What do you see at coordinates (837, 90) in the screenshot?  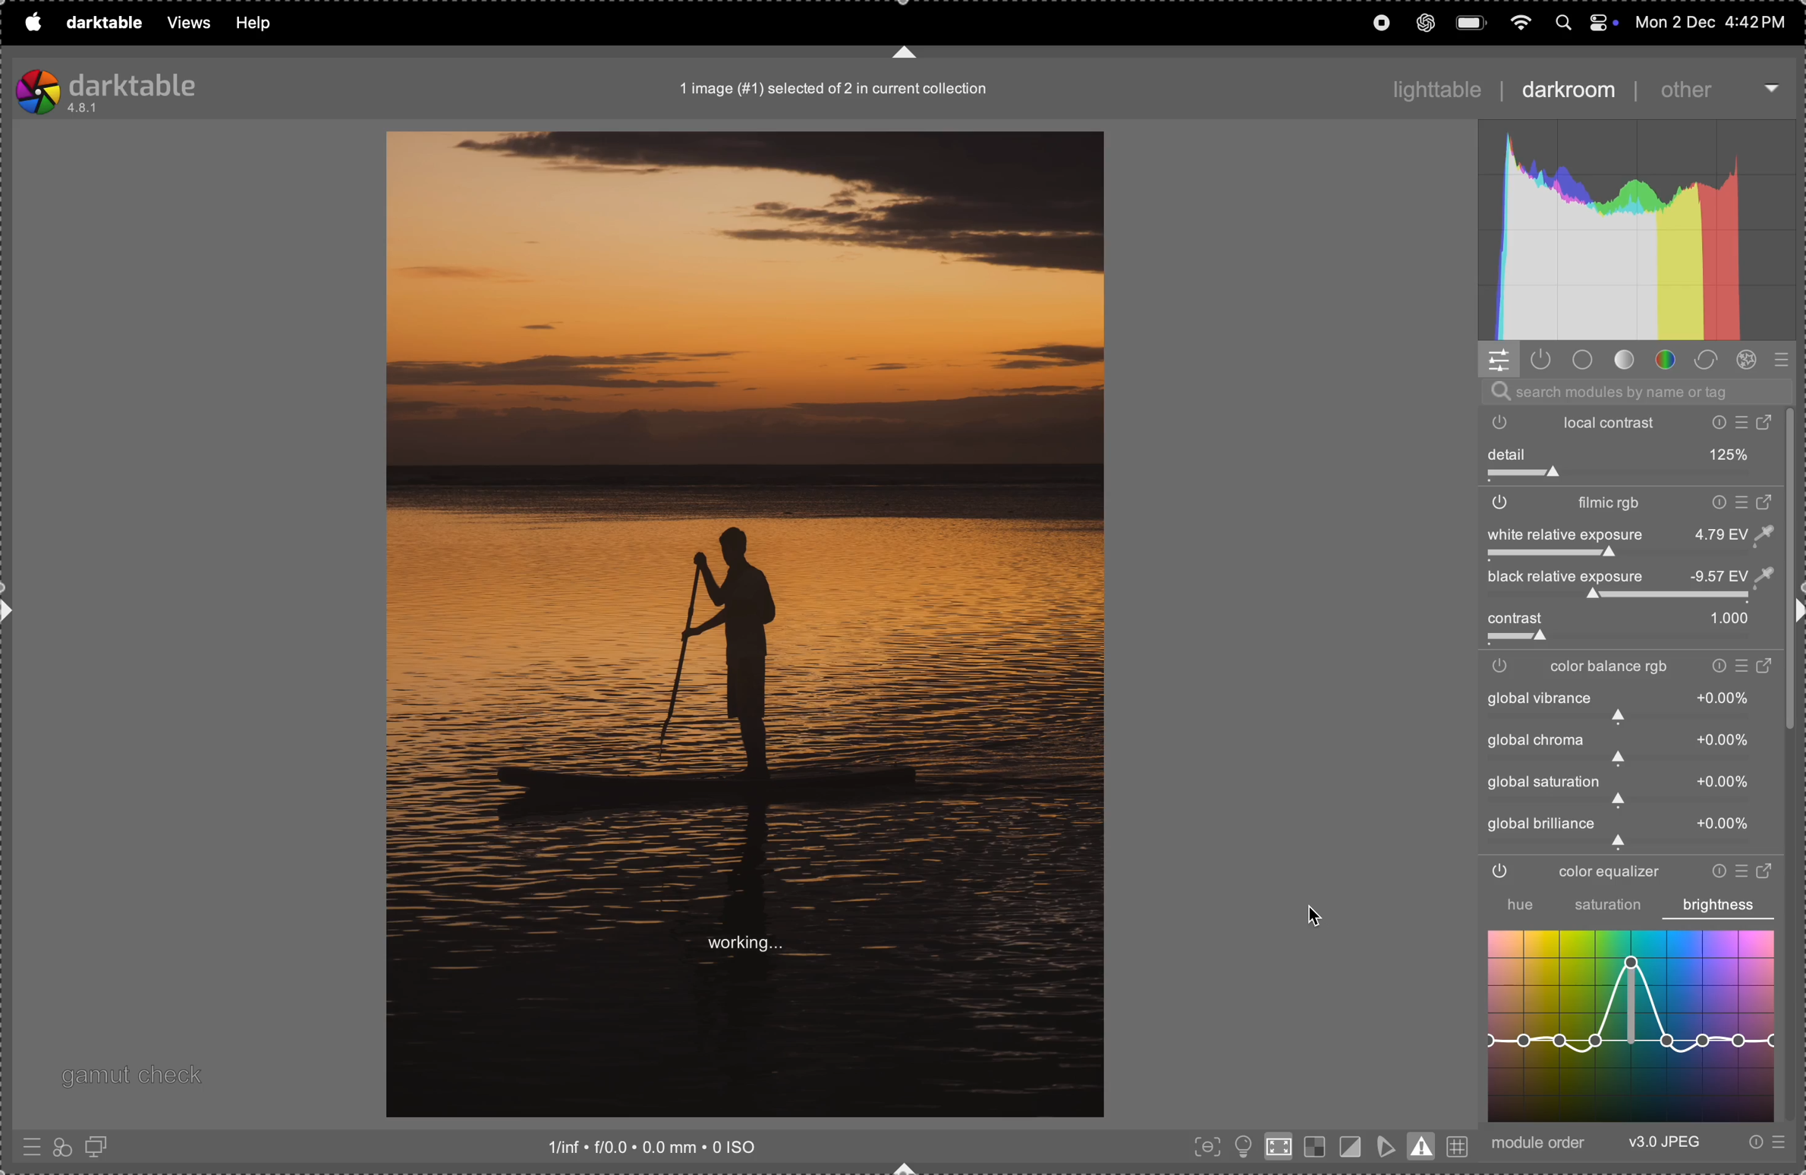 I see `current image position` at bounding box center [837, 90].